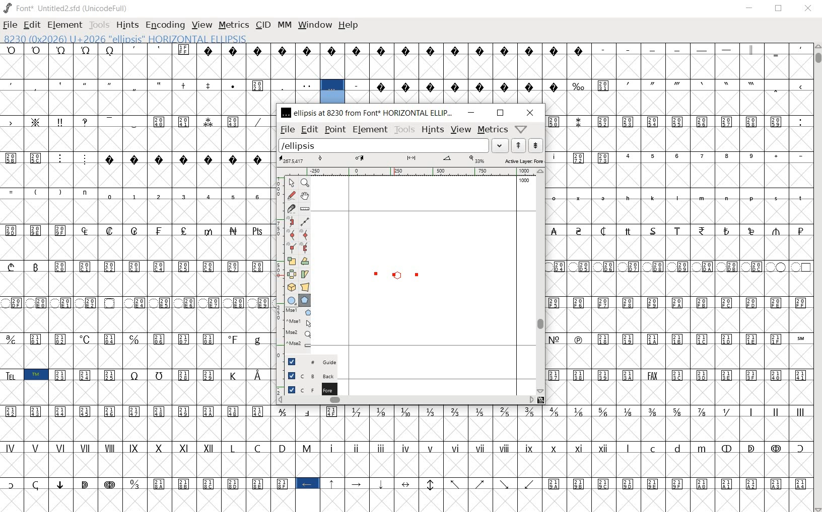 The height and width of the screenshot is (512, 822). I want to click on skew the selection, so click(306, 274).